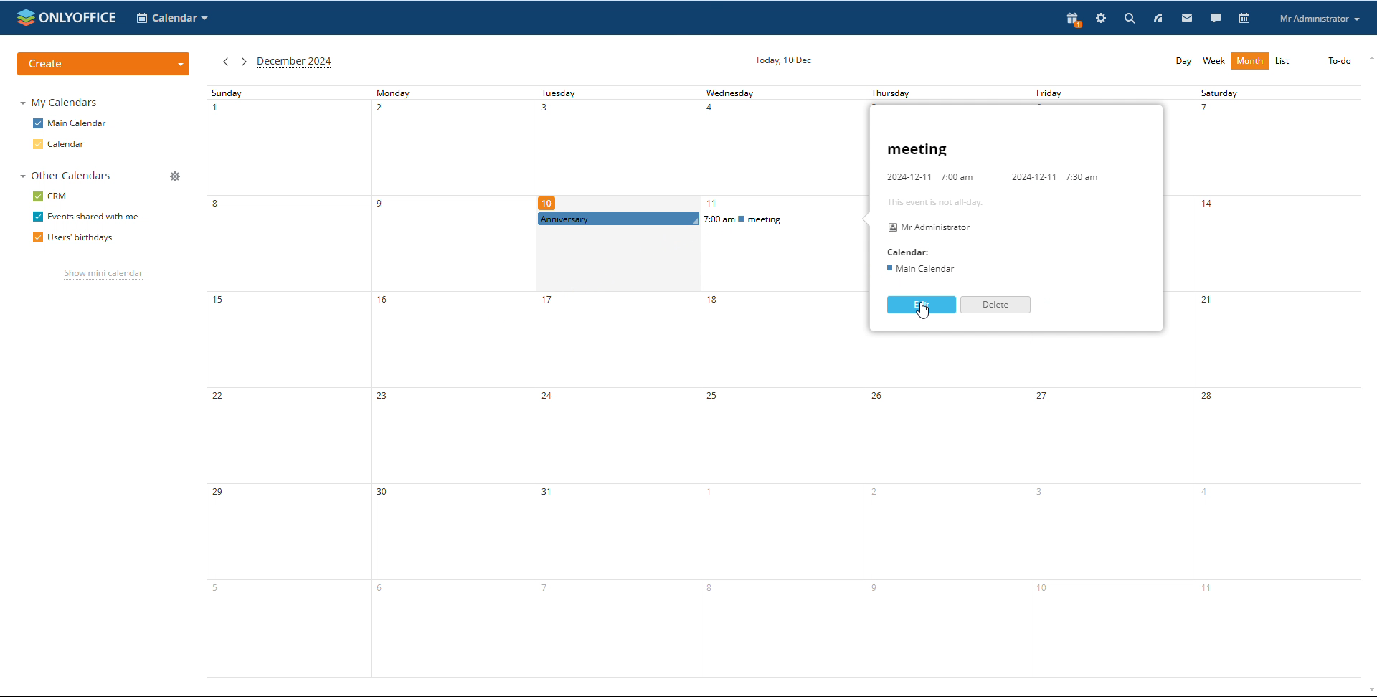 The height and width of the screenshot is (697, 1377). I want to click on 7:30 am, so click(1084, 176).